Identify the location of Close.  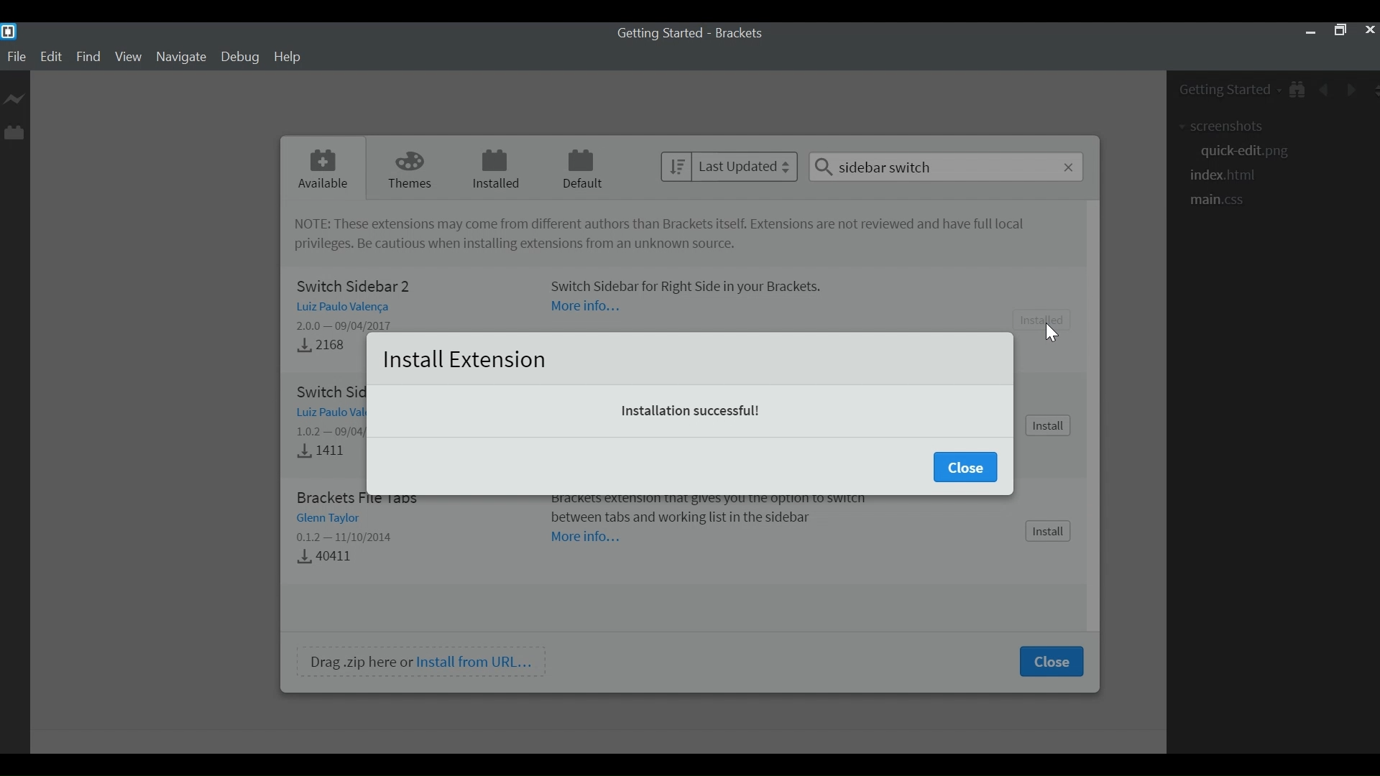
(965, 467).